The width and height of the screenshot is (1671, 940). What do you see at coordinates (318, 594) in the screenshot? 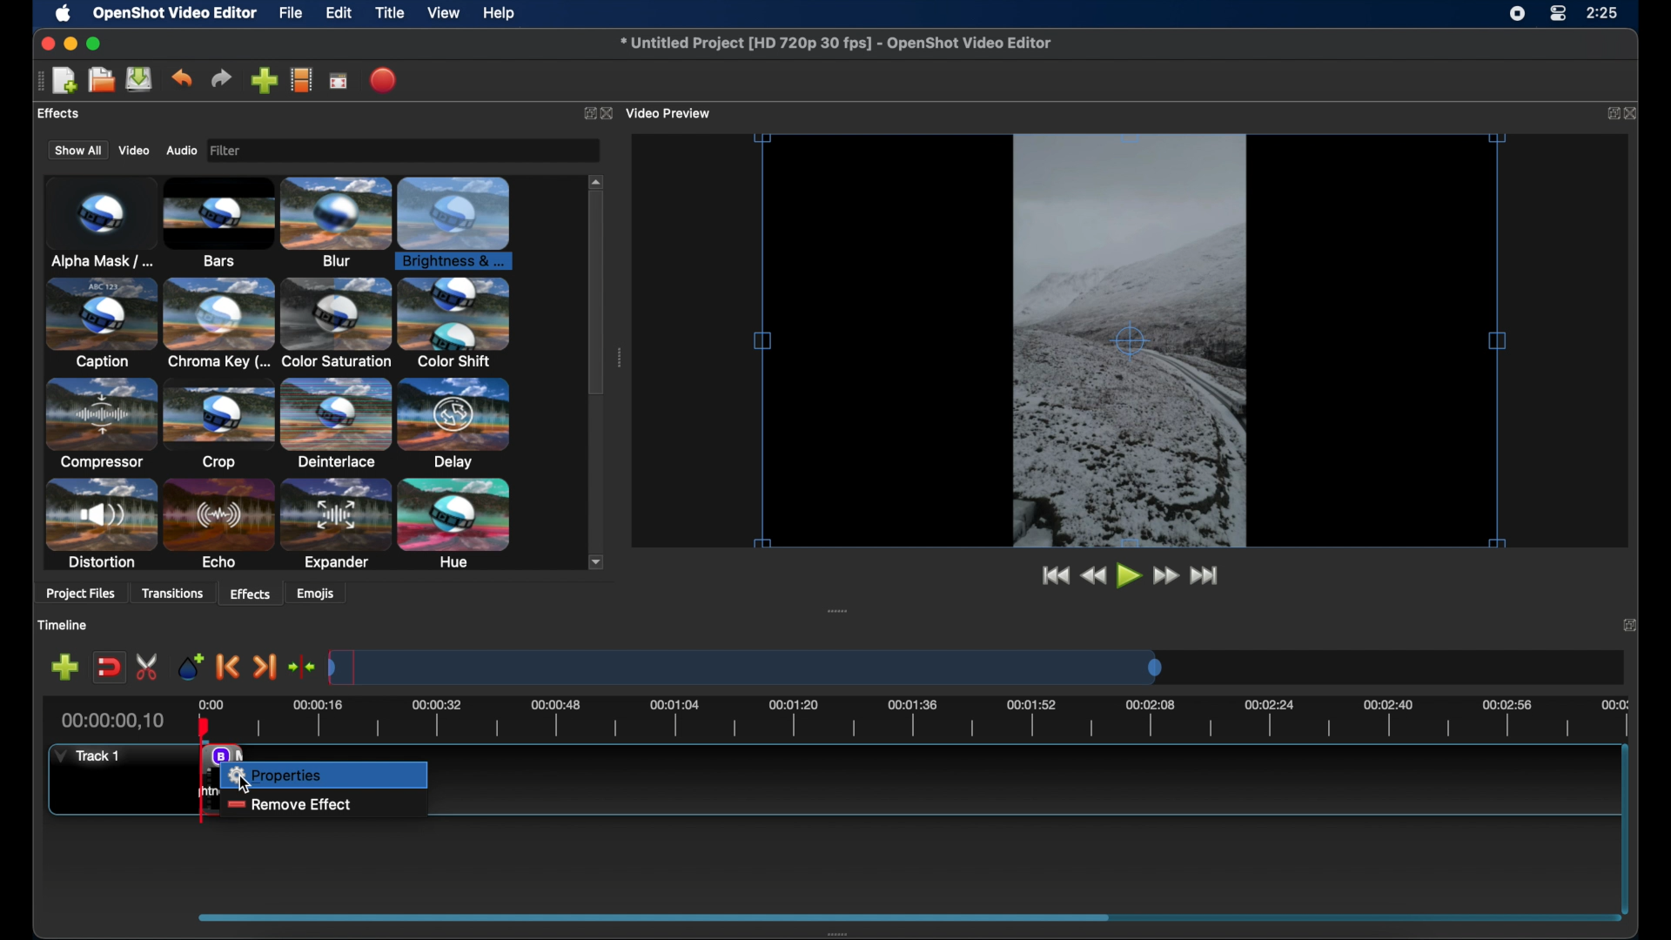
I see `emojis` at bounding box center [318, 594].